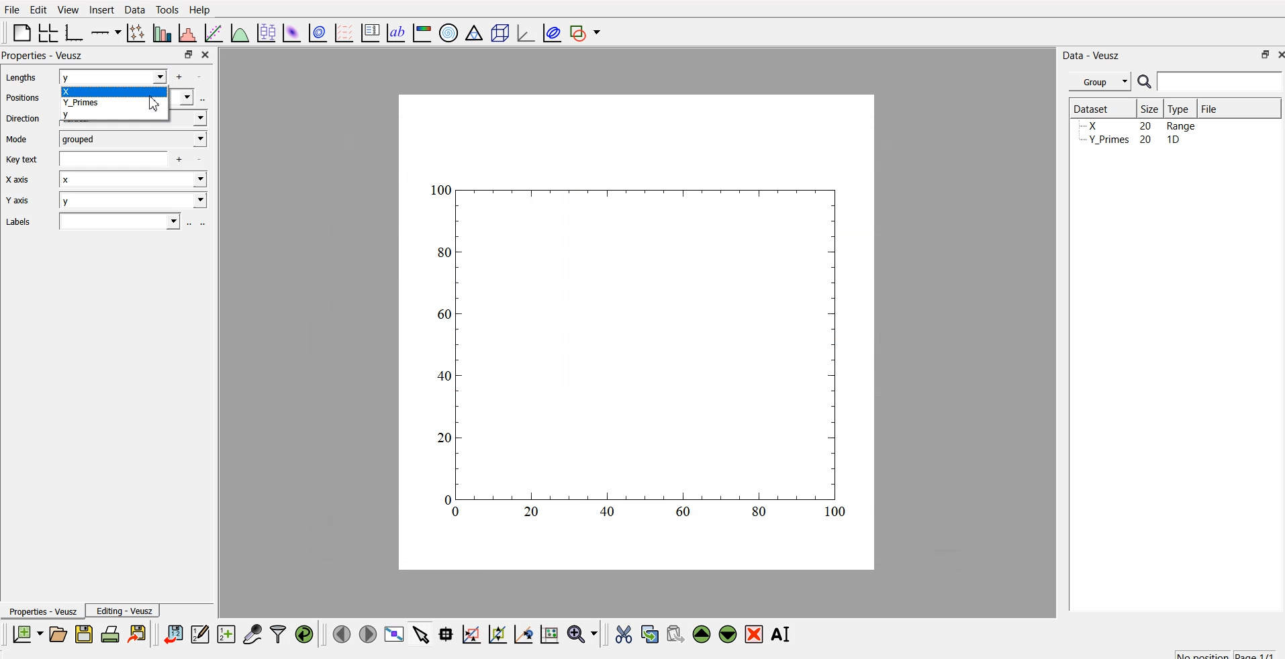 This screenshot has height=659, width=1285. What do you see at coordinates (1277, 56) in the screenshot?
I see `close` at bounding box center [1277, 56].